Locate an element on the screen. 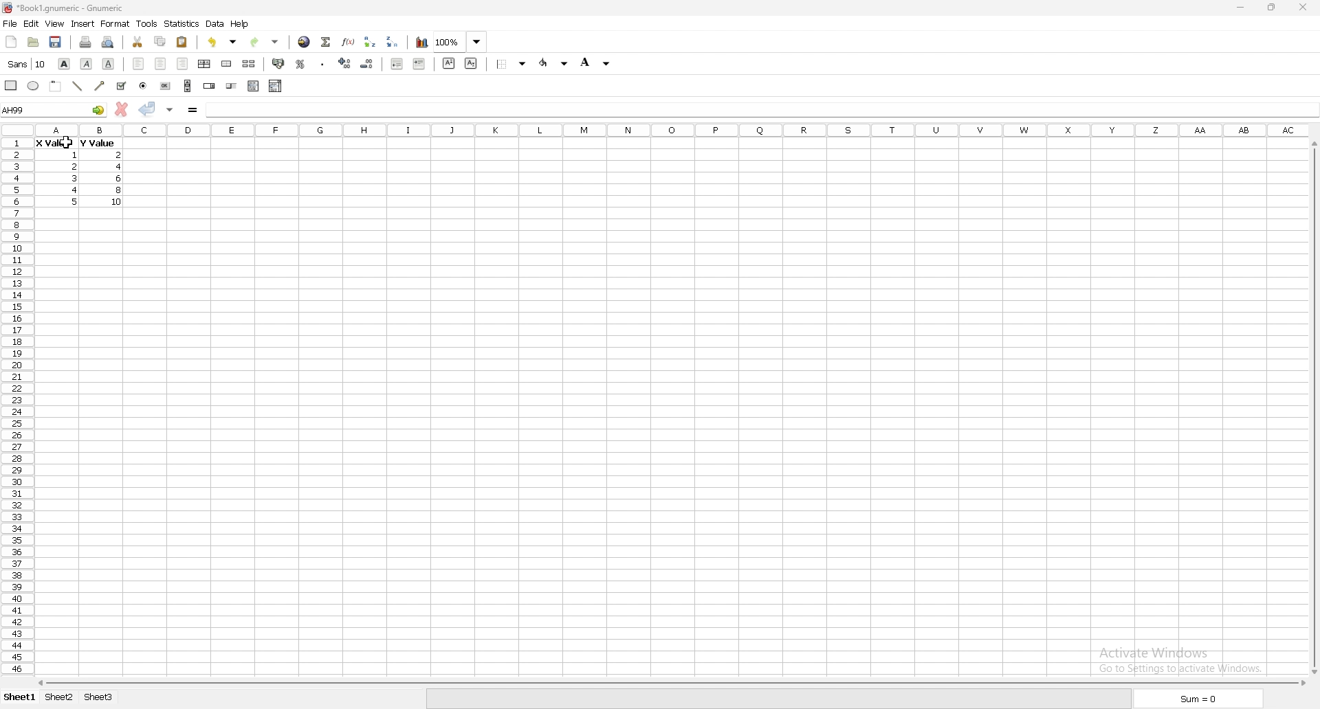  new is located at coordinates (12, 41).